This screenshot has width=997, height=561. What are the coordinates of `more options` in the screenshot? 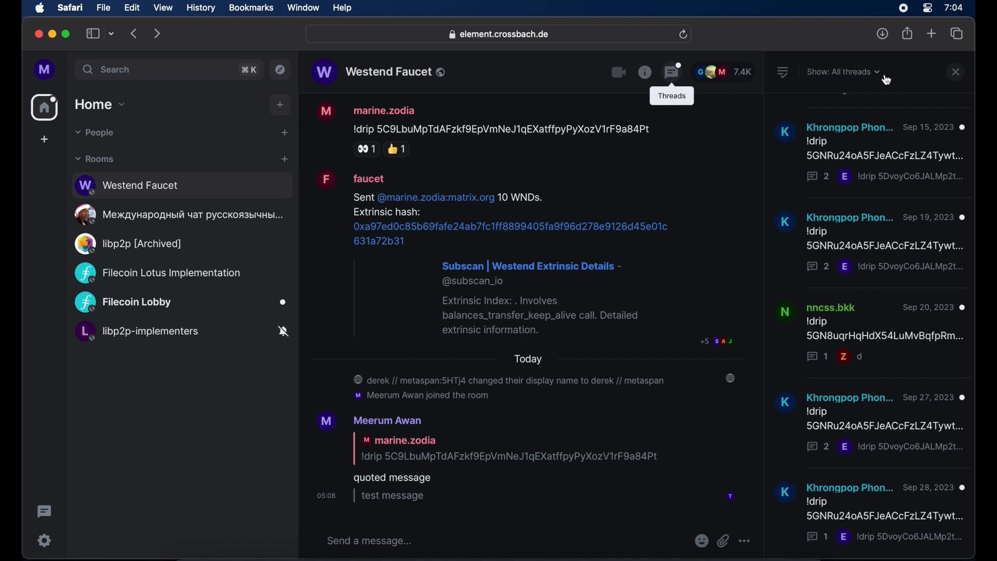 It's located at (751, 539).